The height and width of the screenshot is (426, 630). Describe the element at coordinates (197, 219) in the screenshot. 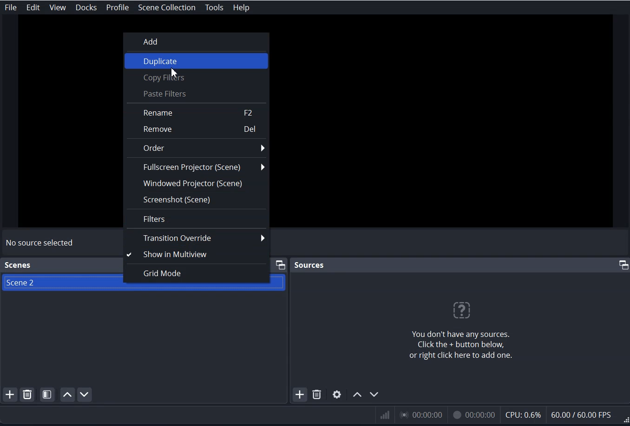

I see `Filters` at that location.